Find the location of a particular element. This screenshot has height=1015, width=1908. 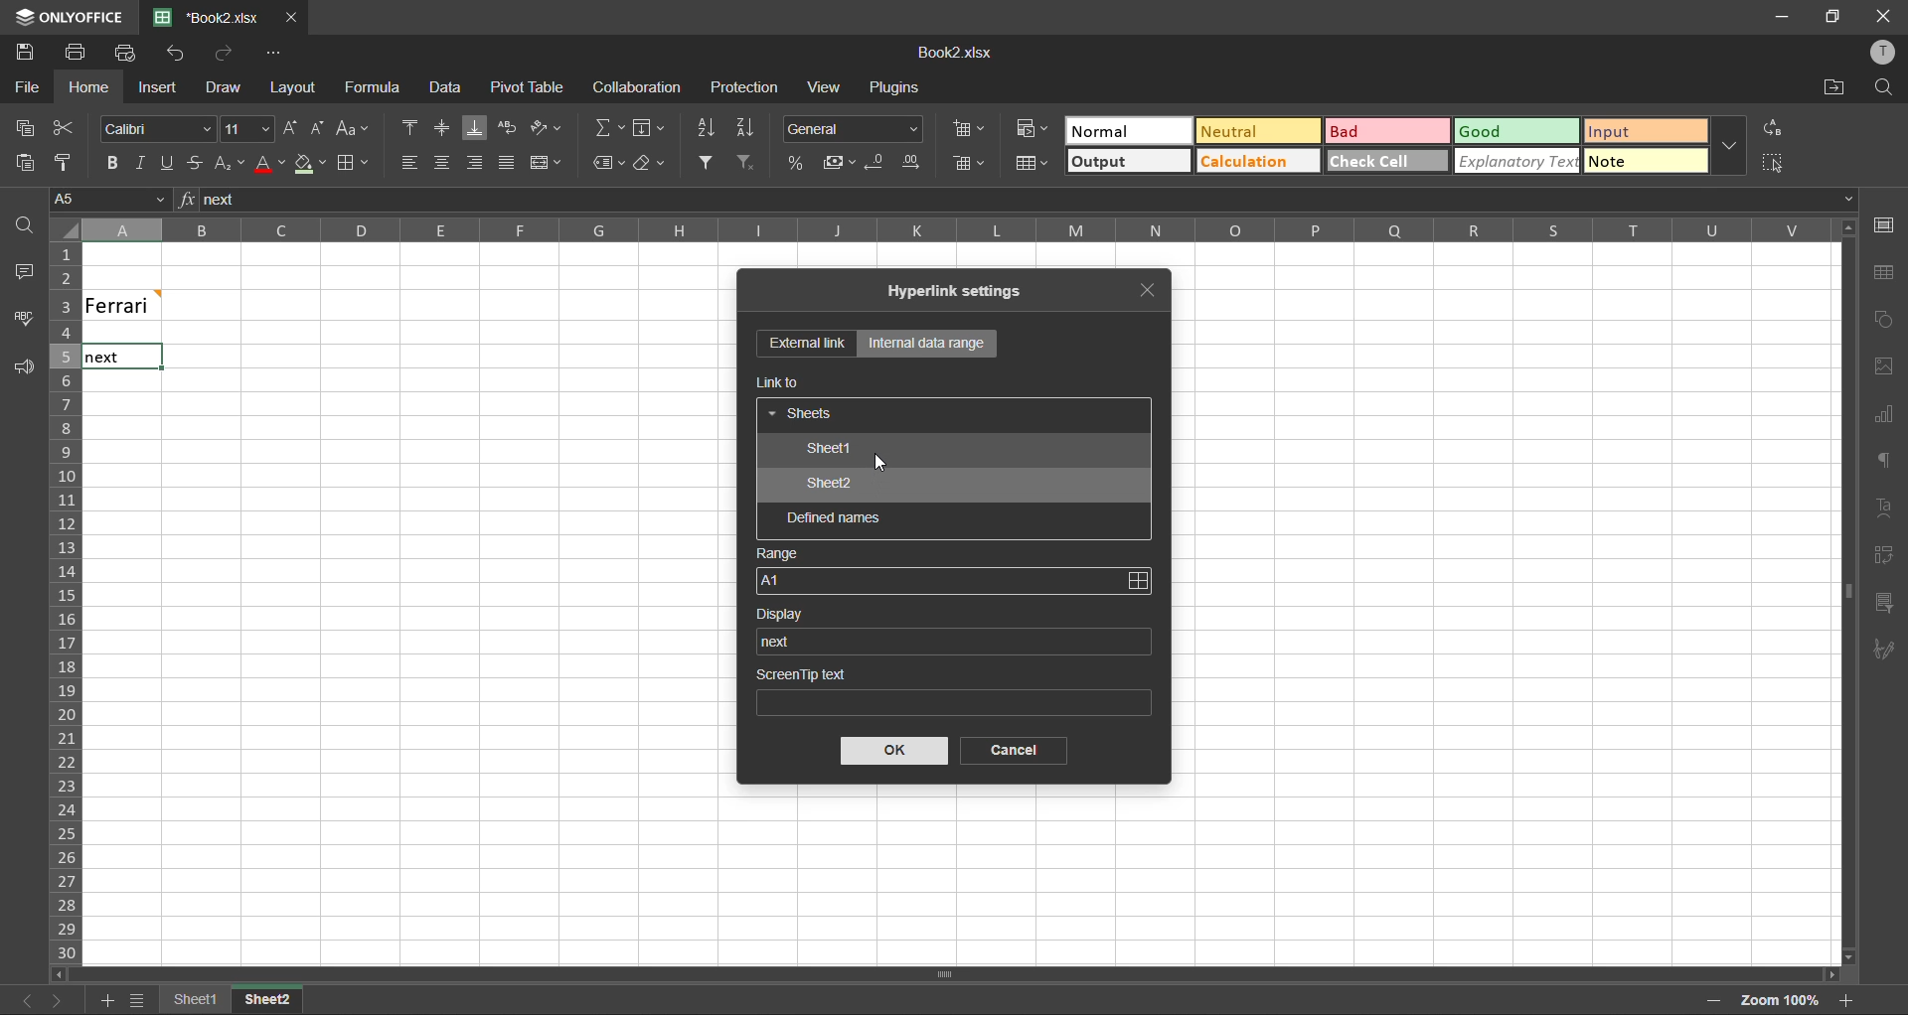

image is located at coordinates (1884, 369).